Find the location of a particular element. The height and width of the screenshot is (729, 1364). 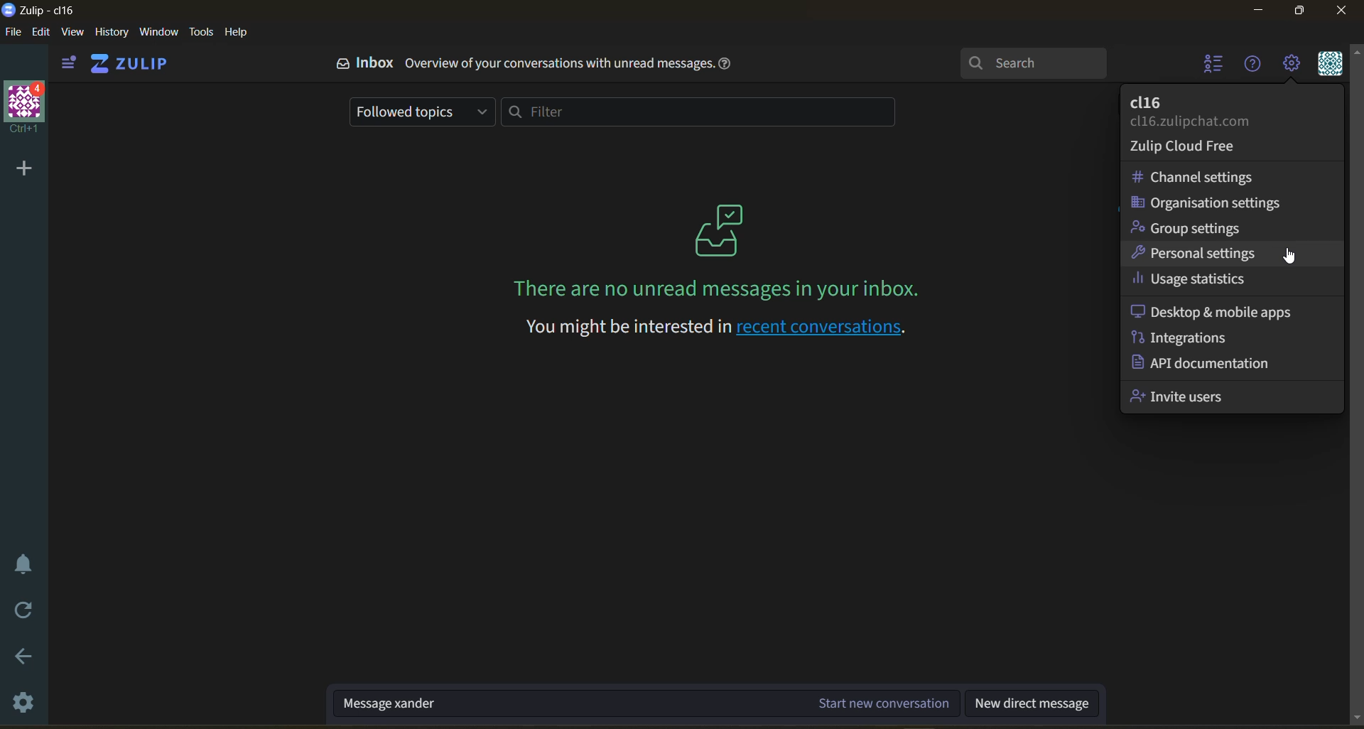

Inbox is located at coordinates (377, 62).